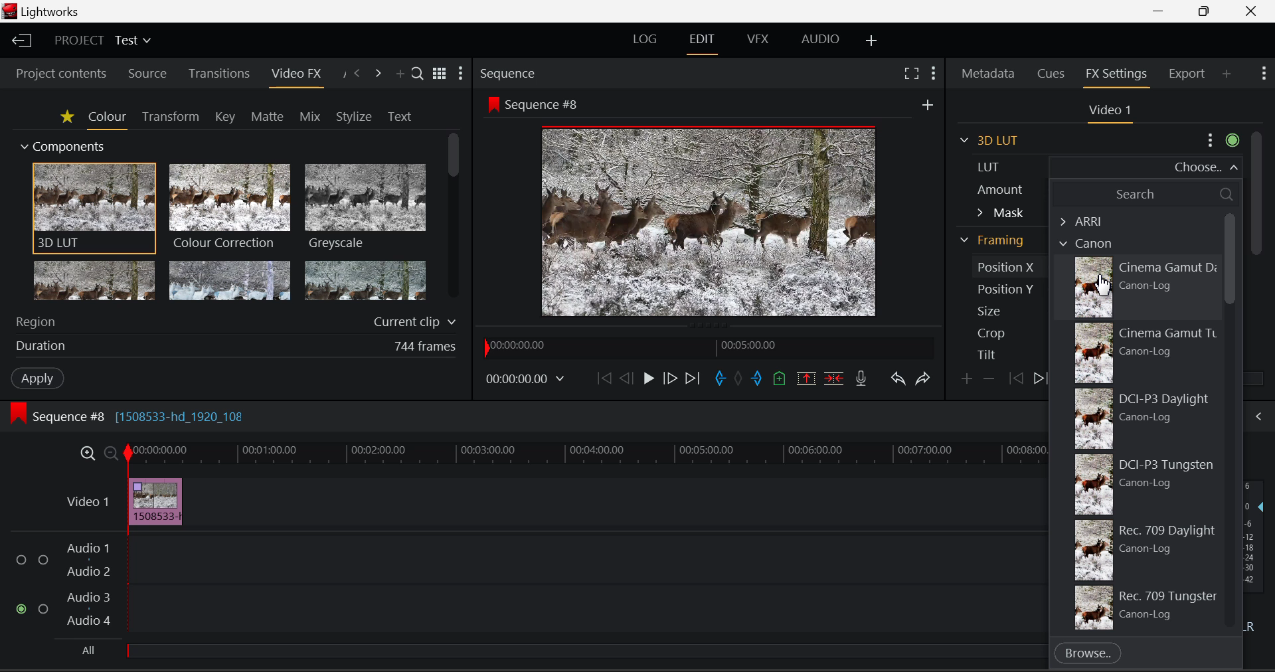  I want to click on Project Timeline Navigator, so click(707, 348).